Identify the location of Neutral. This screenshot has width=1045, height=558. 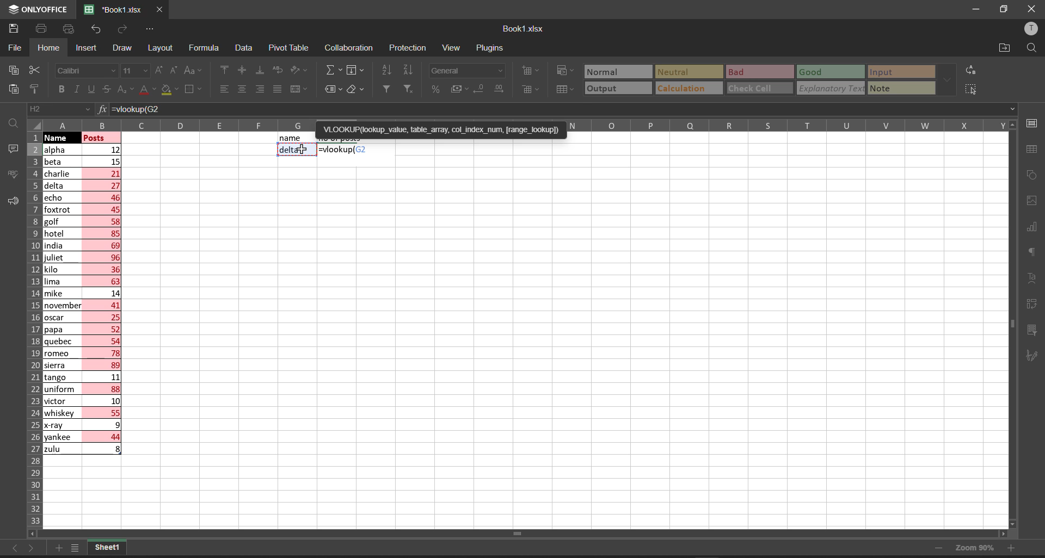
(674, 71).